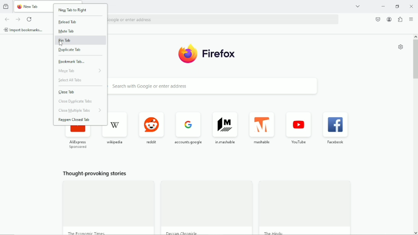 The image size is (418, 235). What do you see at coordinates (398, 7) in the screenshot?
I see `Restore down` at bounding box center [398, 7].